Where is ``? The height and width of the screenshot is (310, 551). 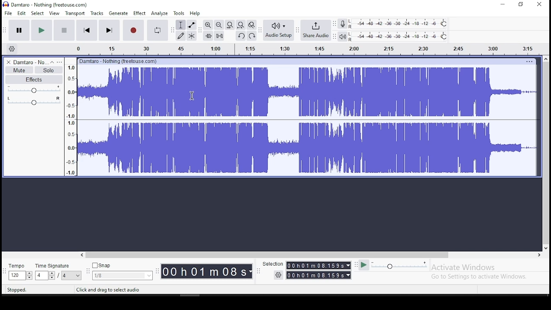  is located at coordinates (87, 271).